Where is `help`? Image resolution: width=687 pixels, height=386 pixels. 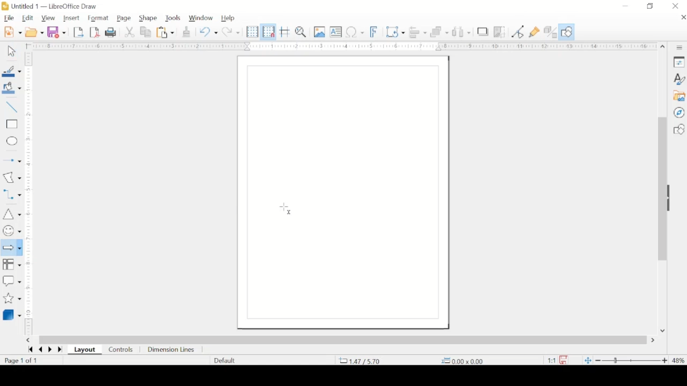
help is located at coordinates (228, 18).